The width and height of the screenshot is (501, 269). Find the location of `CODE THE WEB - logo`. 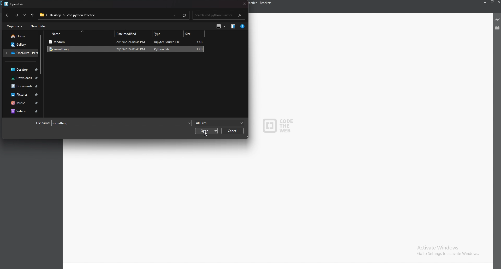

CODE THE WEB - logo is located at coordinates (278, 126).